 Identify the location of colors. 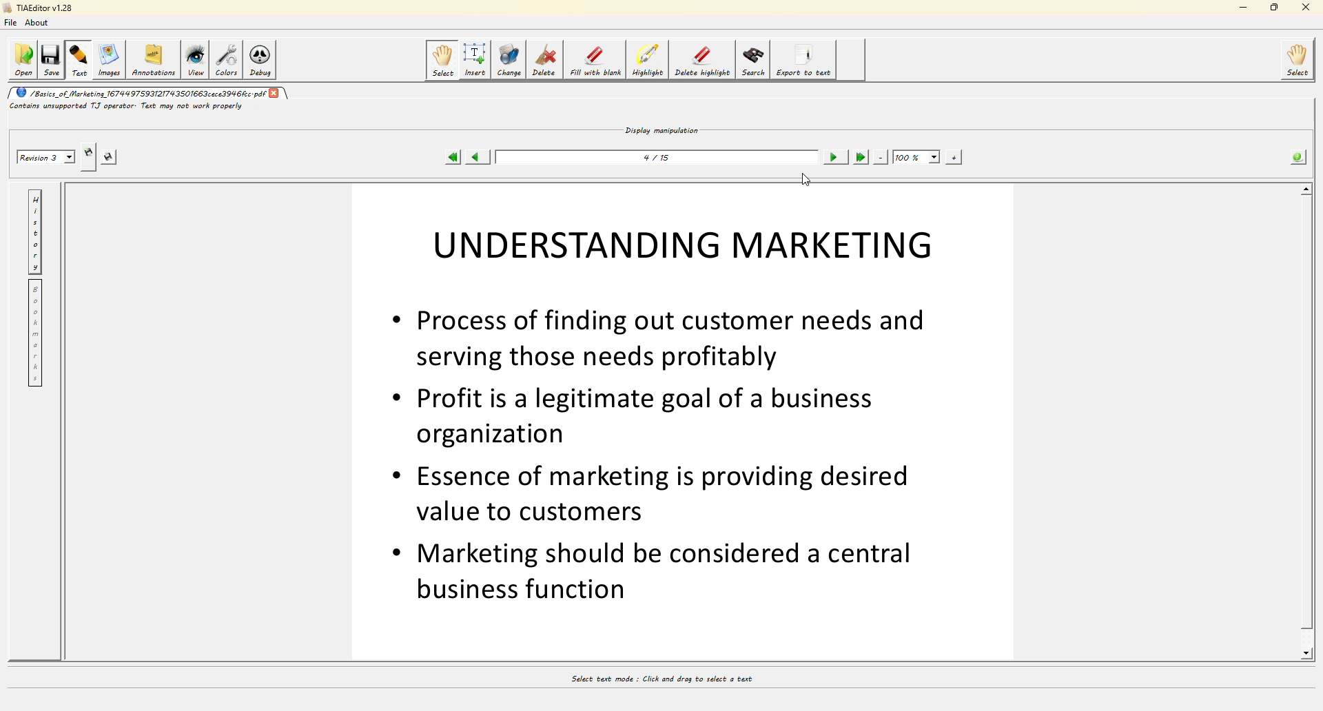
(228, 59).